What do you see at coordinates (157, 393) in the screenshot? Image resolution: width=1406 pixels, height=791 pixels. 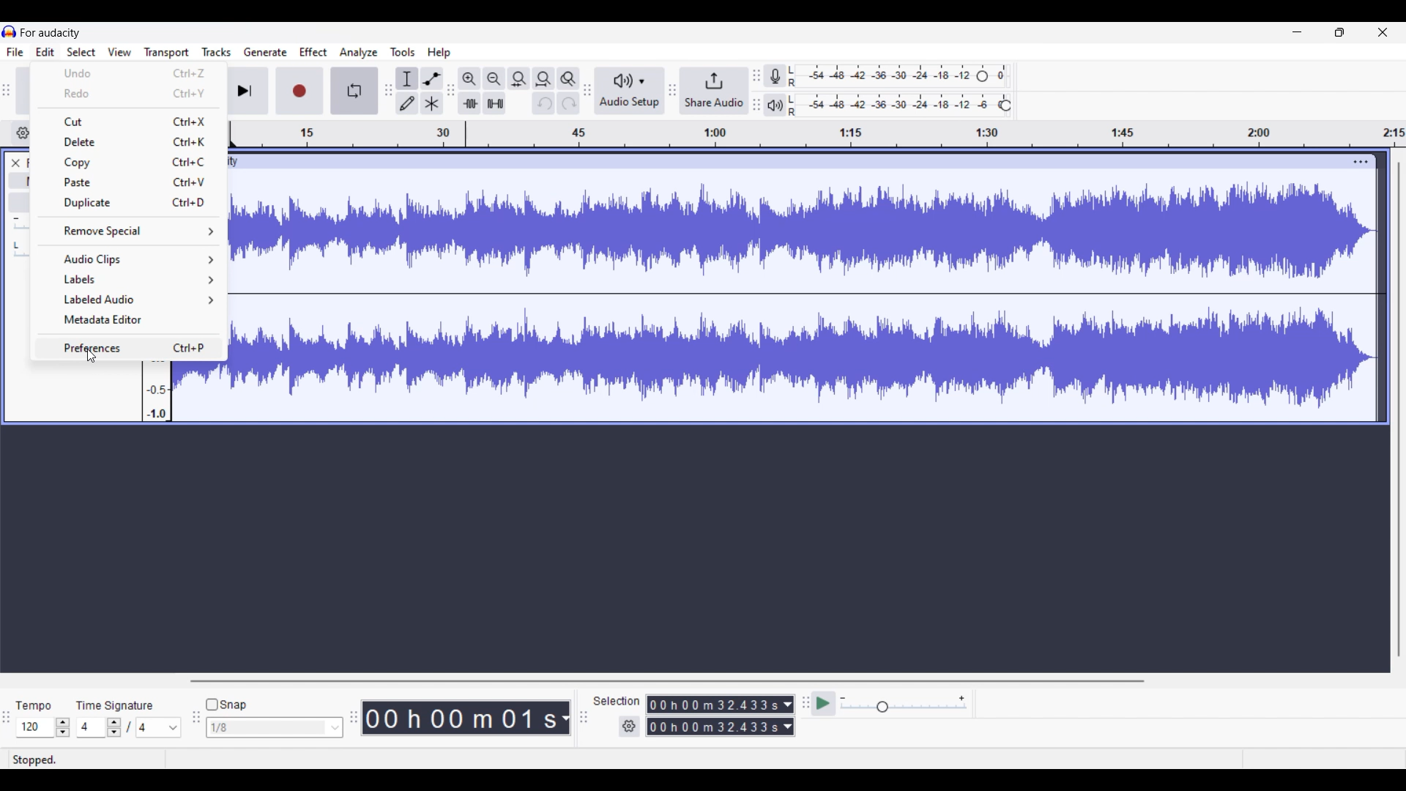 I see `Scale to measure track intensity` at bounding box center [157, 393].